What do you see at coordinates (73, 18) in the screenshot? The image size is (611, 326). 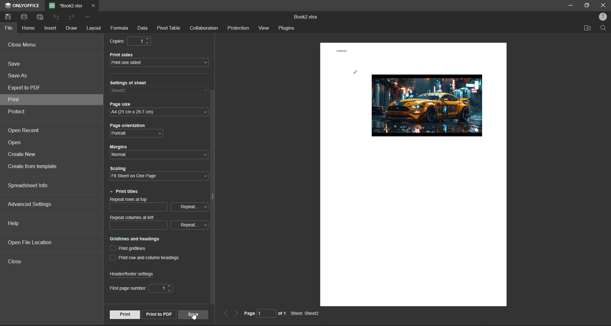 I see `redo` at bounding box center [73, 18].